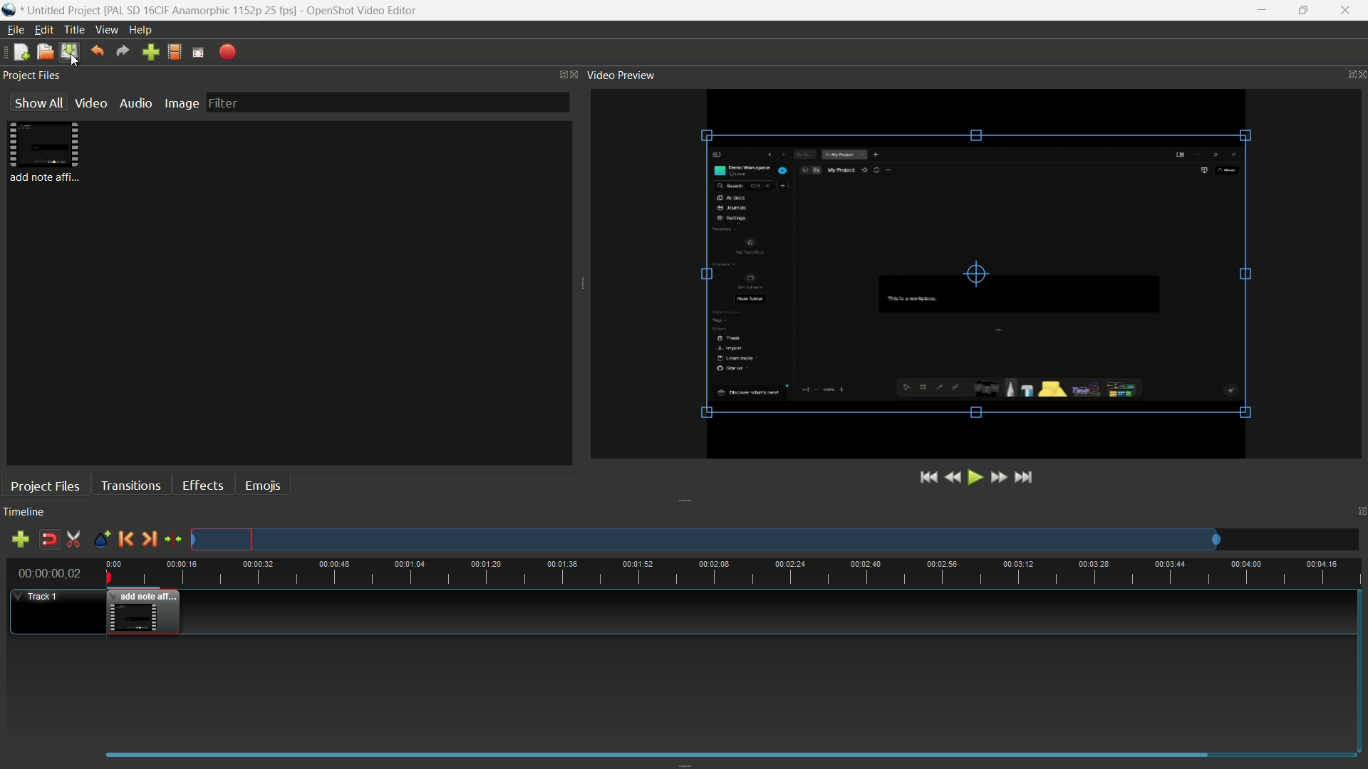 The image size is (1368, 769). What do you see at coordinates (140, 30) in the screenshot?
I see `help menu` at bounding box center [140, 30].